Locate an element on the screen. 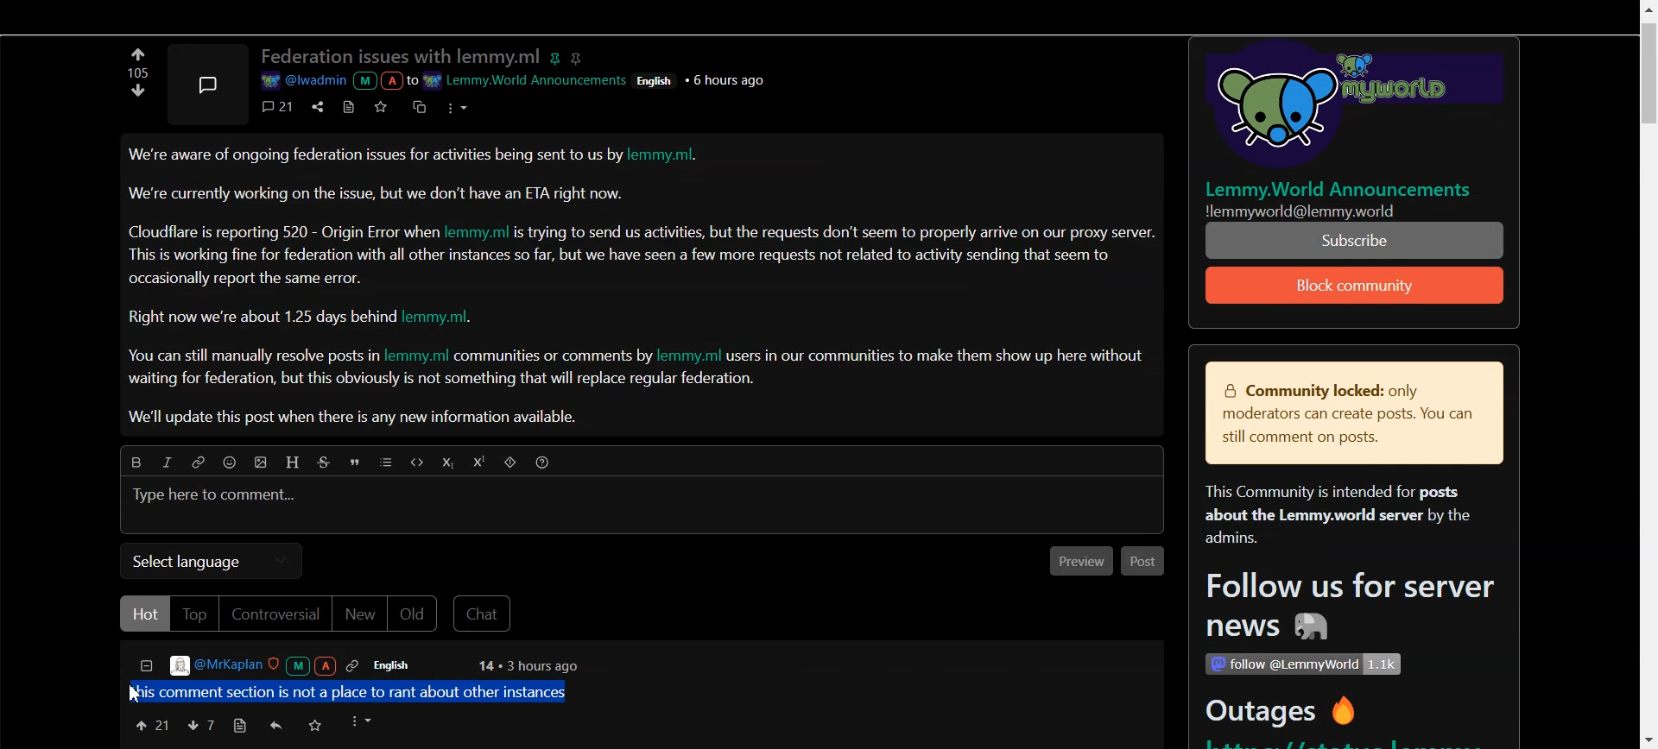 Image resolution: width=1658 pixels, height=749 pixels. This is working fine for federation with all other instances so far, but we have seen a few more requests not related to activity sending that seem to
occasionally report the same error. is located at coordinates (621, 266).